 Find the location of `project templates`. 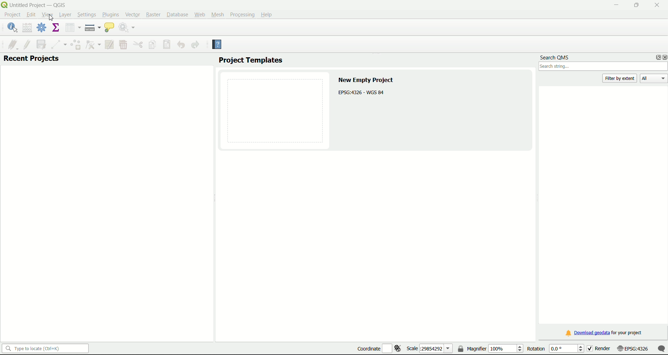

project templates is located at coordinates (251, 60).